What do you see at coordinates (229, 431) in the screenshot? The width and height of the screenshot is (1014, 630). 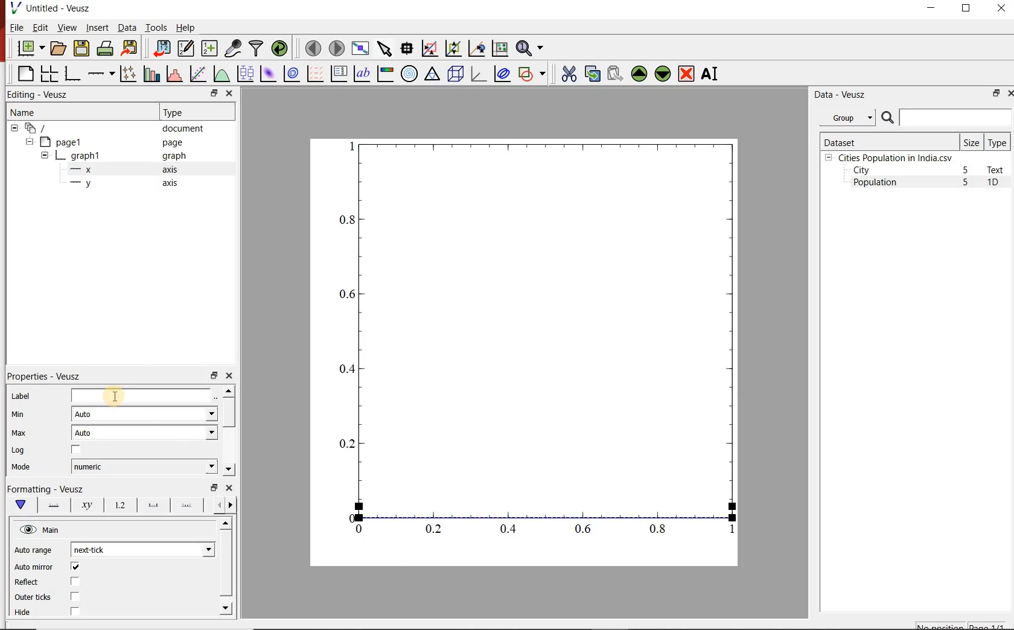 I see `scrollbar` at bounding box center [229, 431].